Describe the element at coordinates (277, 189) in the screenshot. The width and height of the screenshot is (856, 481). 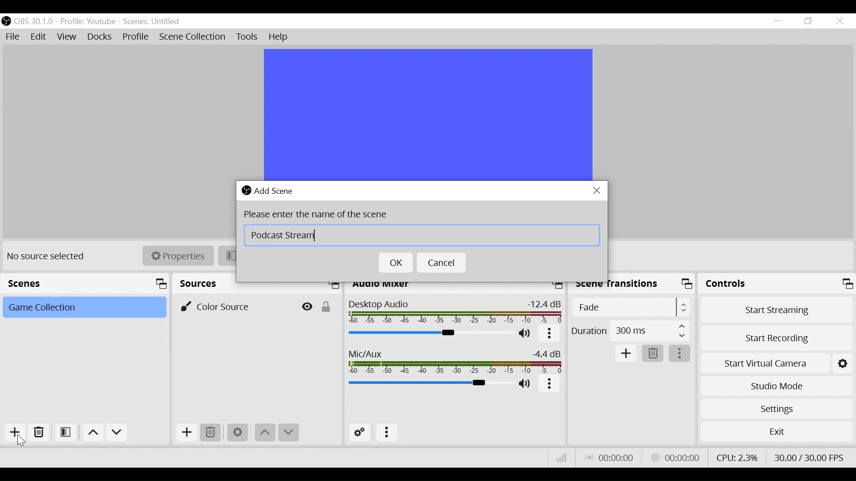
I see `Add Scene` at that location.